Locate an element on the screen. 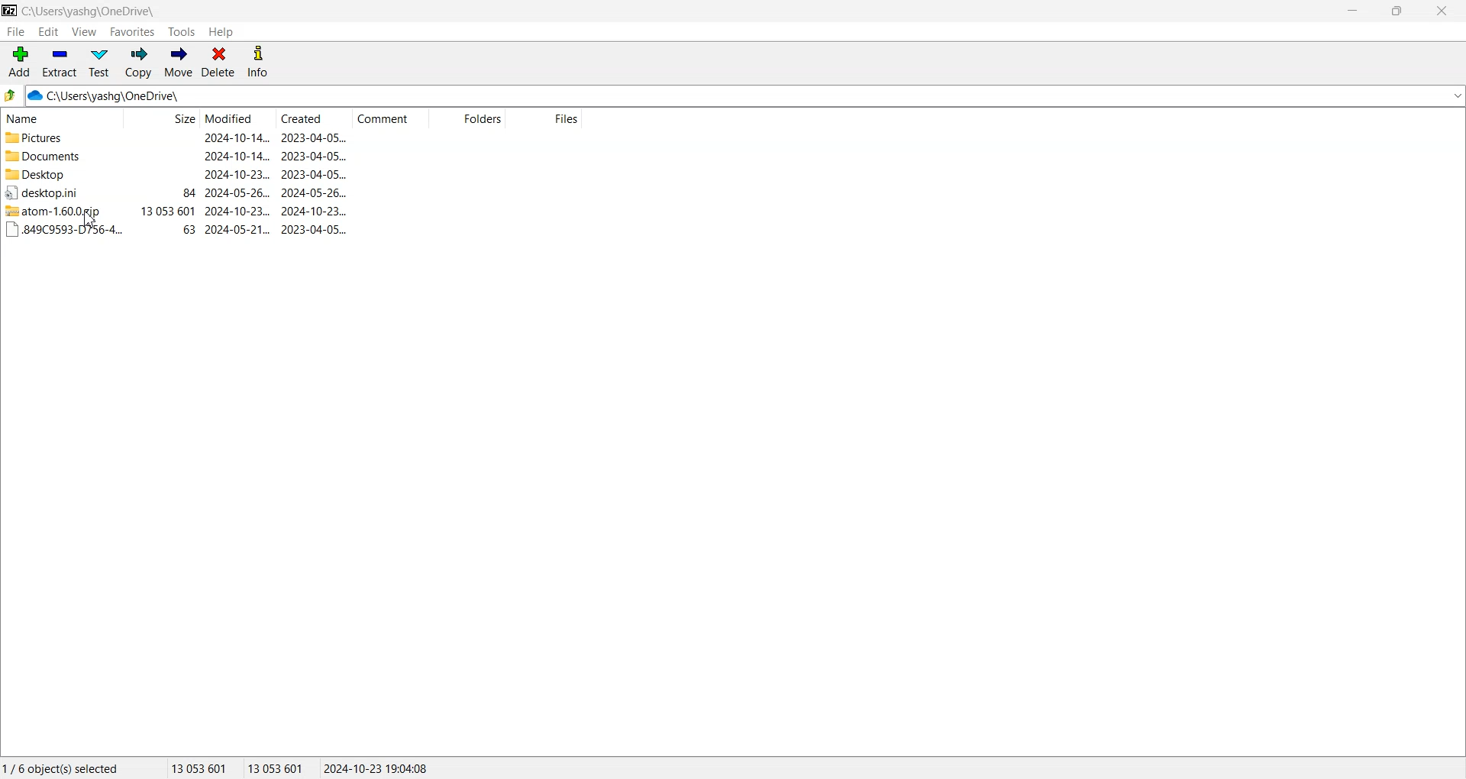 This screenshot has width=1466, height=779. Tools is located at coordinates (182, 32).